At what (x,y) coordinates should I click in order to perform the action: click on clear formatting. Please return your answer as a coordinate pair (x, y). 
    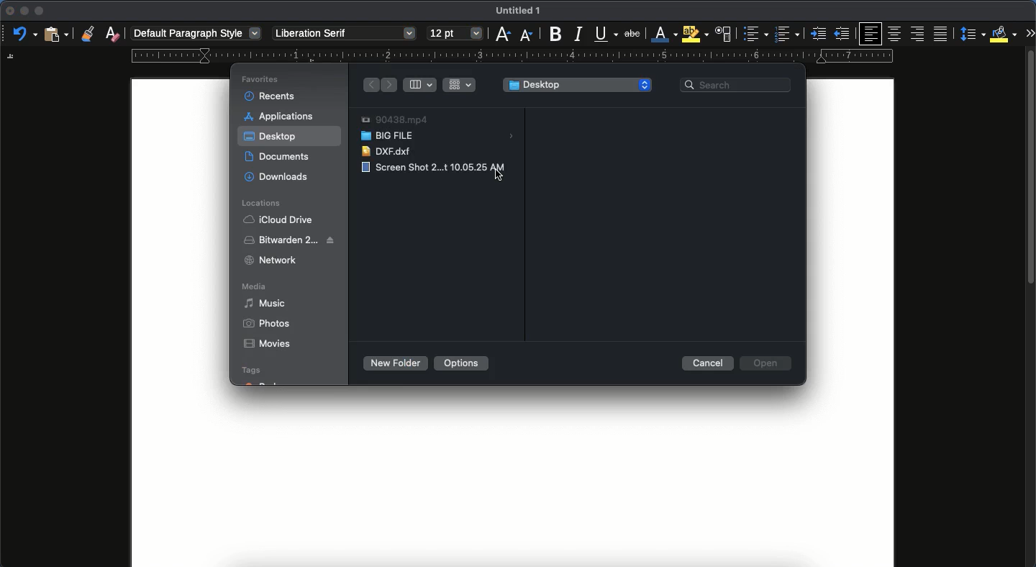
    Looking at the image, I should click on (113, 34).